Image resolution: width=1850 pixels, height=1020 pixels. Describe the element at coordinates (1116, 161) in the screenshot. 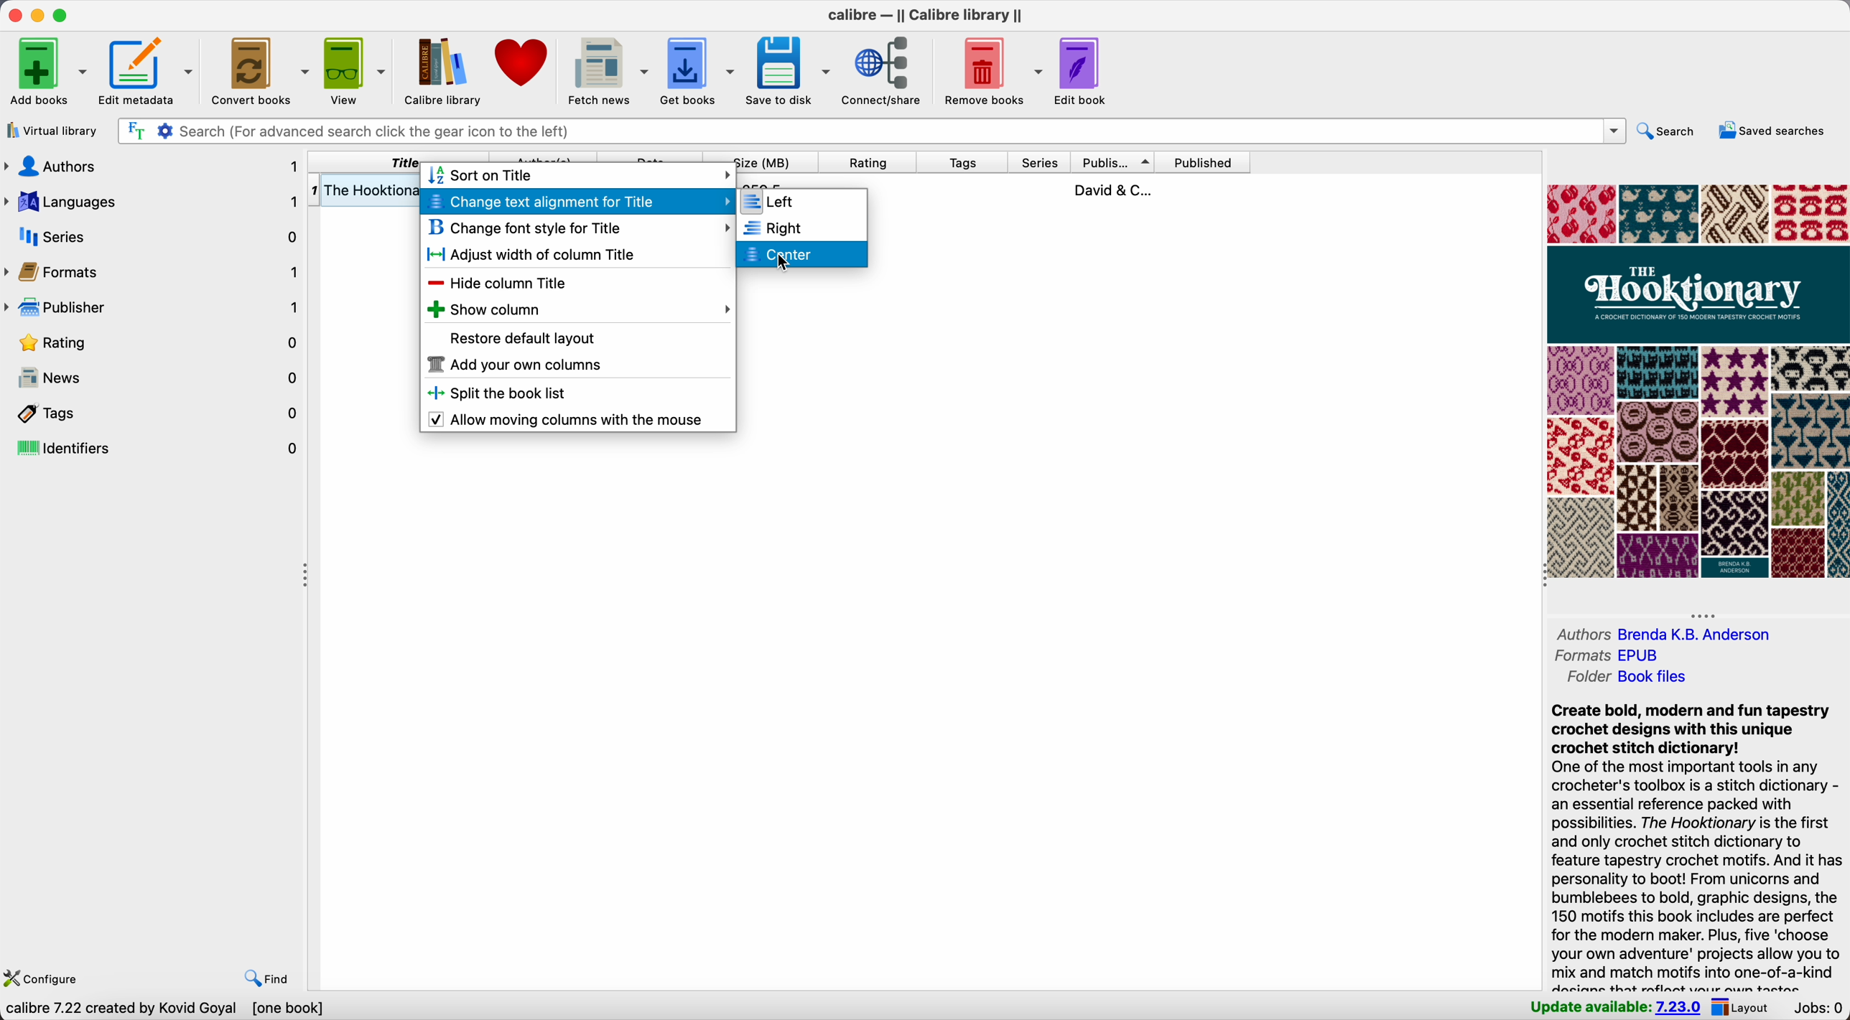

I see `publisher` at that location.